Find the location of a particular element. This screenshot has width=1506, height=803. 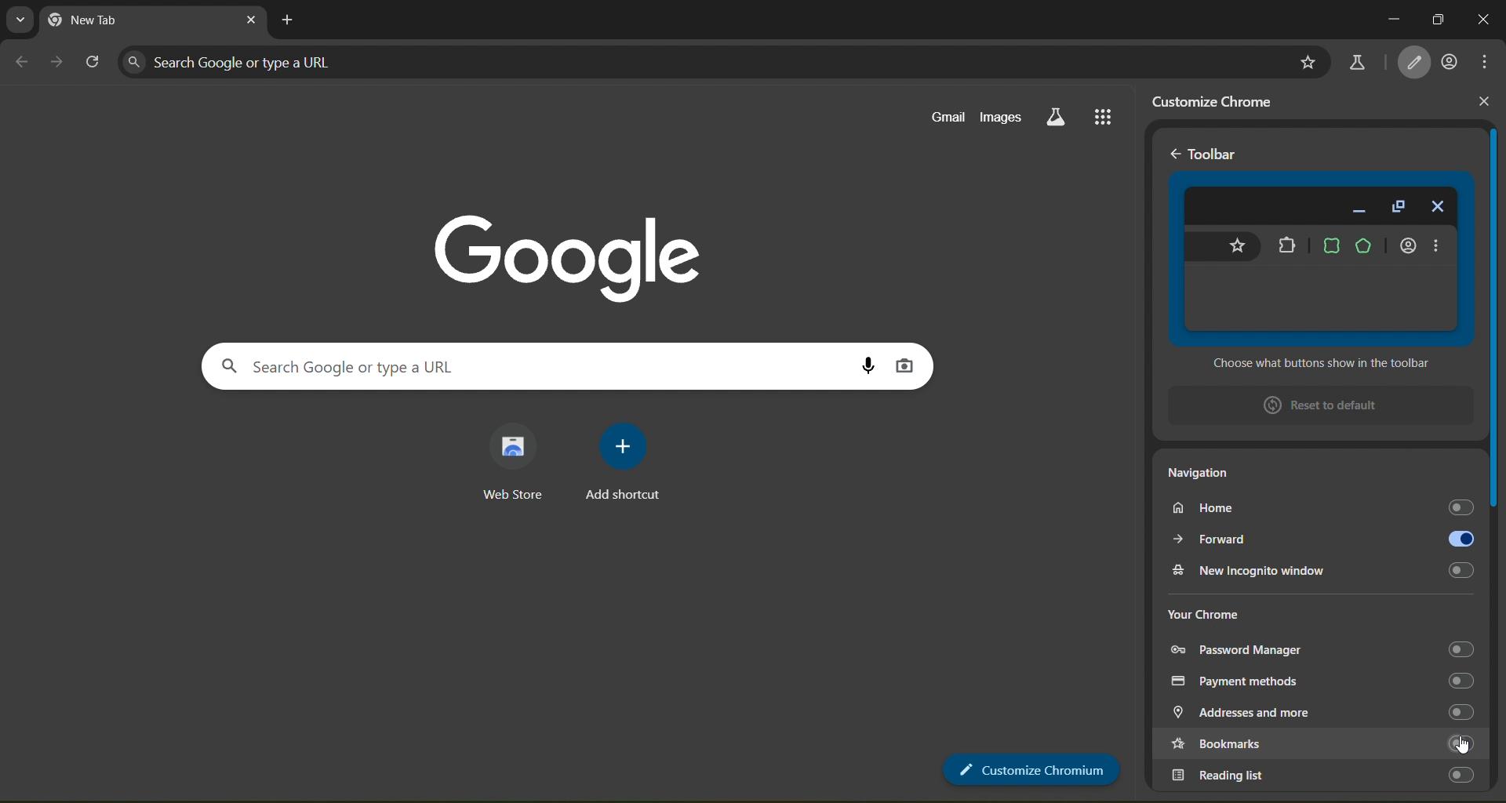

close is located at coordinates (1476, 101).